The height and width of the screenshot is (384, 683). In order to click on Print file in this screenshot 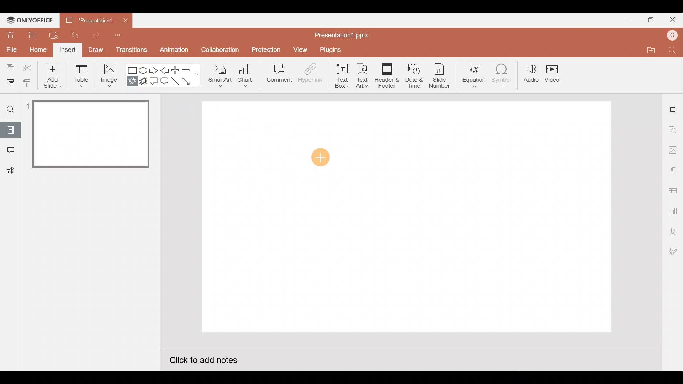, I will do `click(31, 35)`.